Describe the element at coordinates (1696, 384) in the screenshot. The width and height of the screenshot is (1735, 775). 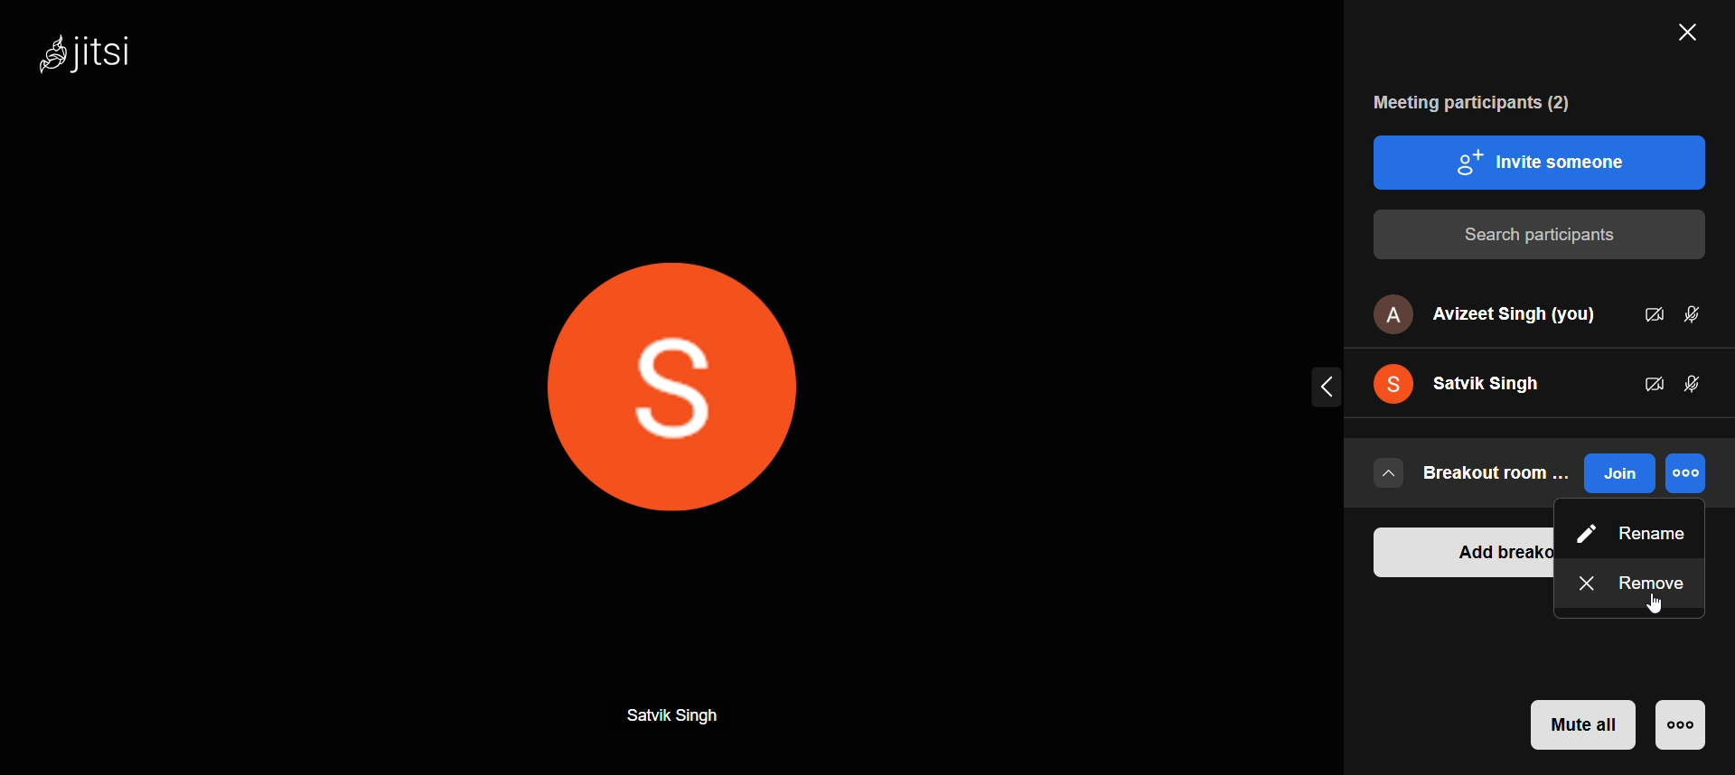
I see `mic status` at that location.